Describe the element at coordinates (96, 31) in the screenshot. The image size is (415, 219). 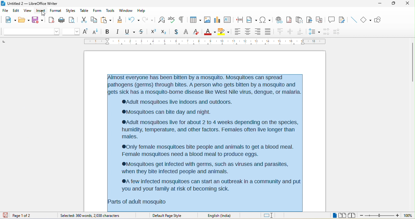
I see `decrease size` at that location.